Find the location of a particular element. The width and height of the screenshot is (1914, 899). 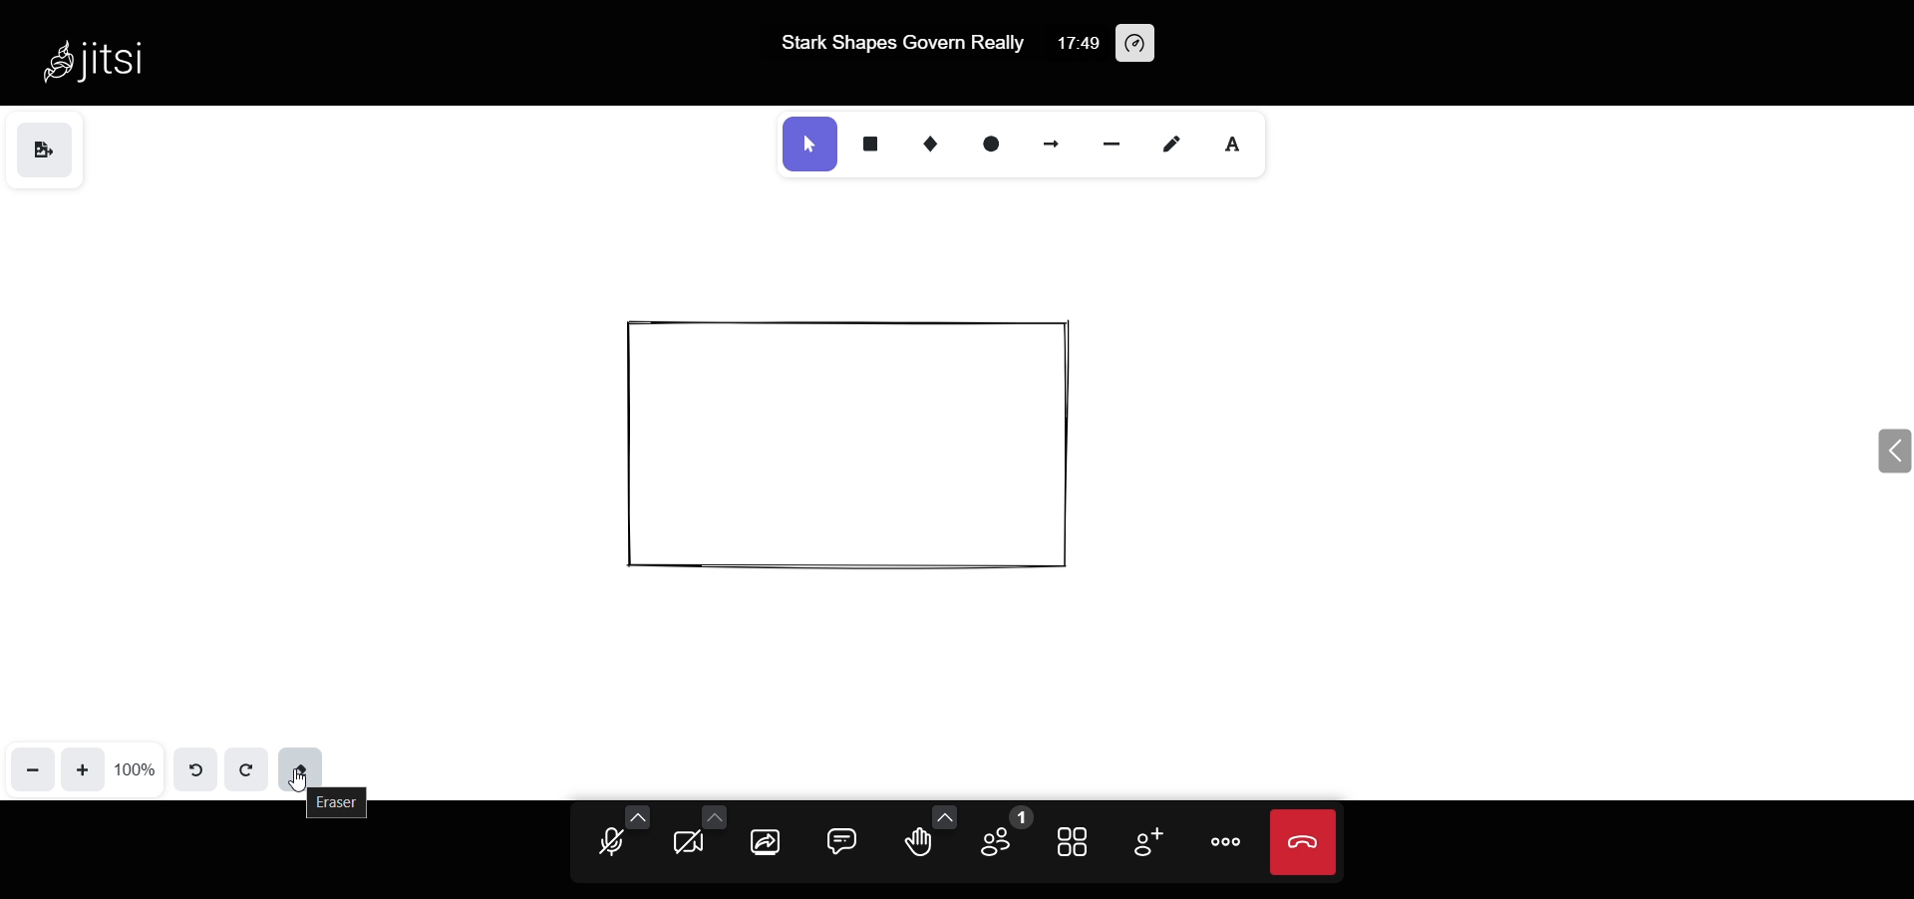

Jitsi is located at coordinates (102, 60).